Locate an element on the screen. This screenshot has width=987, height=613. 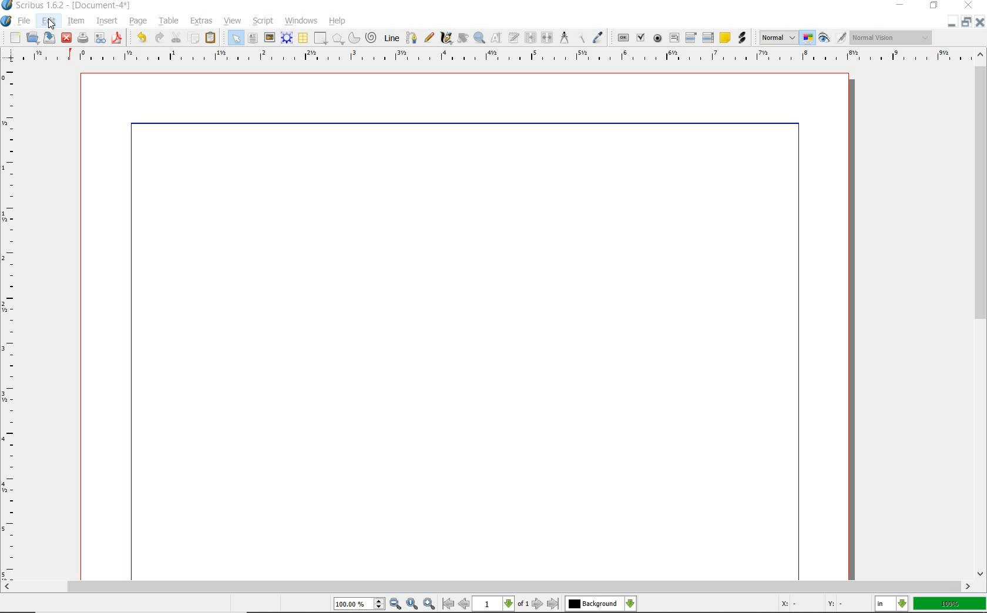
measurements is located at coordinates (565, 38).